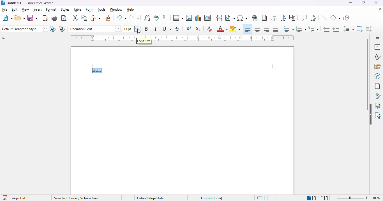 The image size is (383, 201). What do you see at coordinates (212, 198) in the screenshot?
I see `English (India)` at bounding box center [212, 198].